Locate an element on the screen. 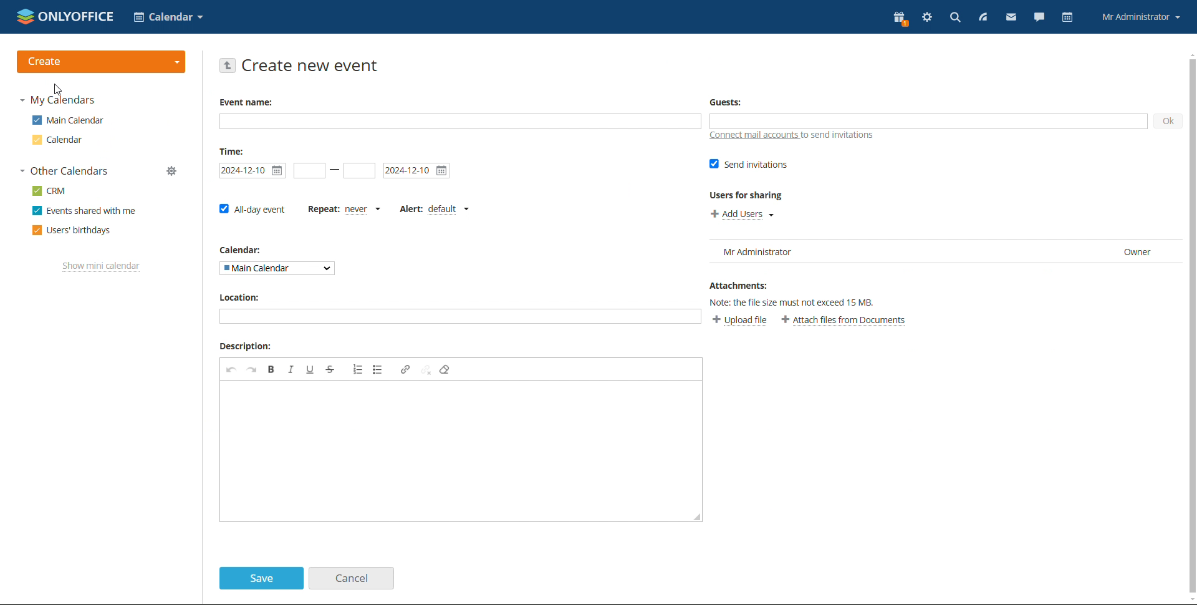 The image size is (1197, 605). other calendars is located at coordinates (64, 170).